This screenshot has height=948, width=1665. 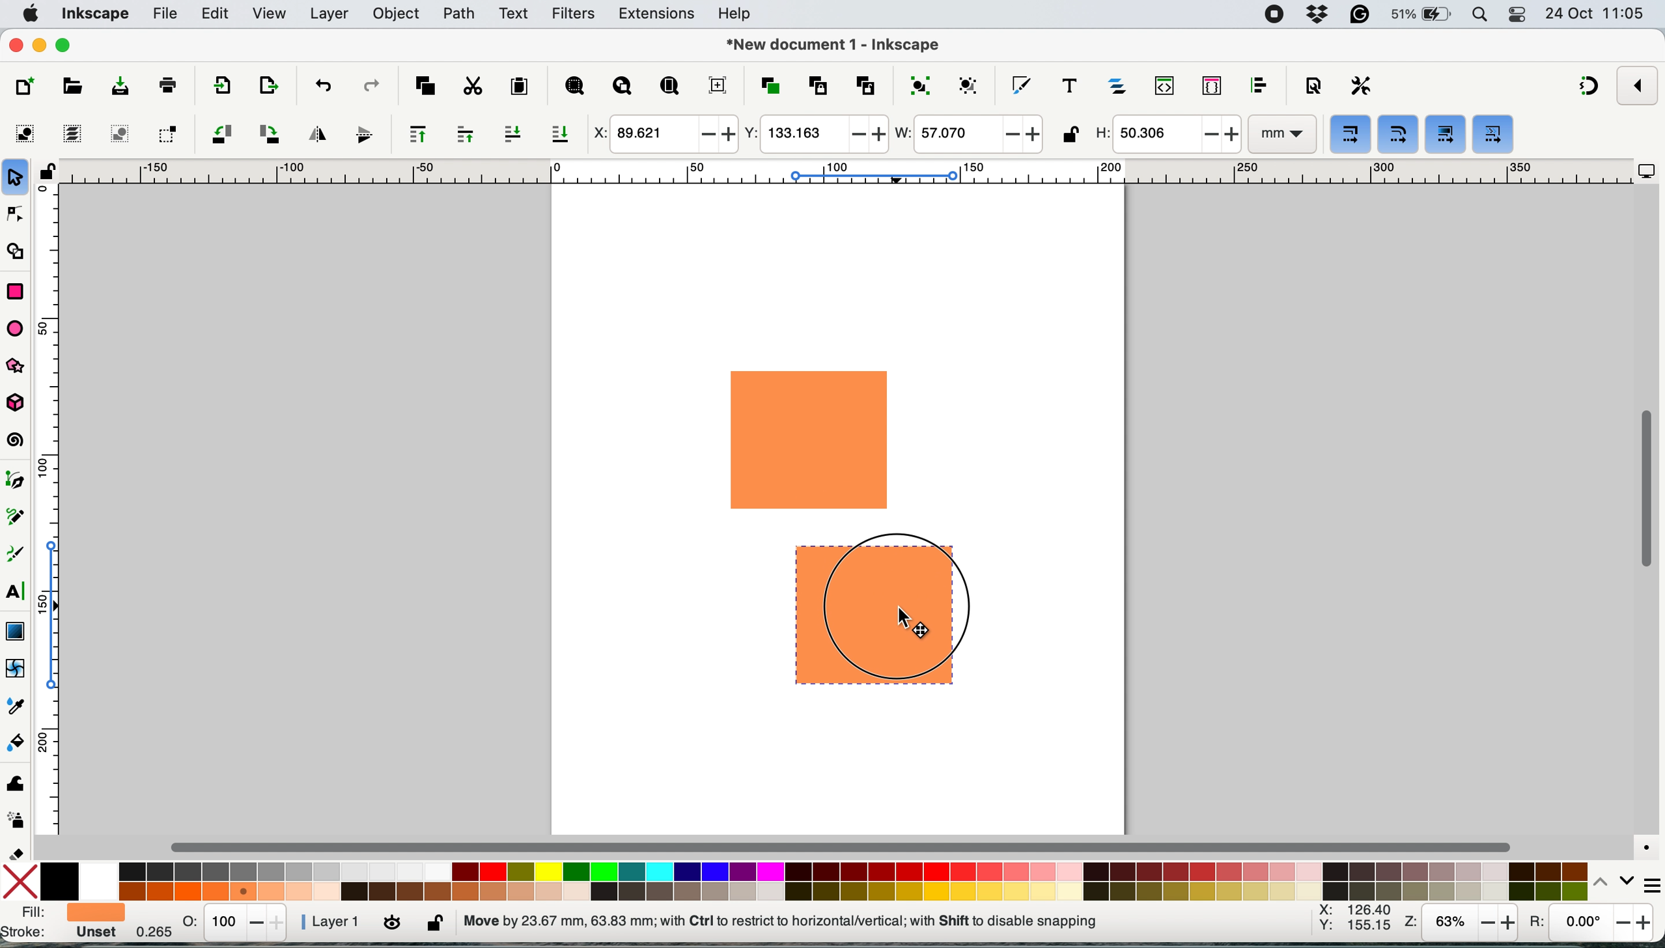 What do you see at coordinates (1362, 16) in the screenshot?
I see `grammarly` at bounding box center [1362, 16].